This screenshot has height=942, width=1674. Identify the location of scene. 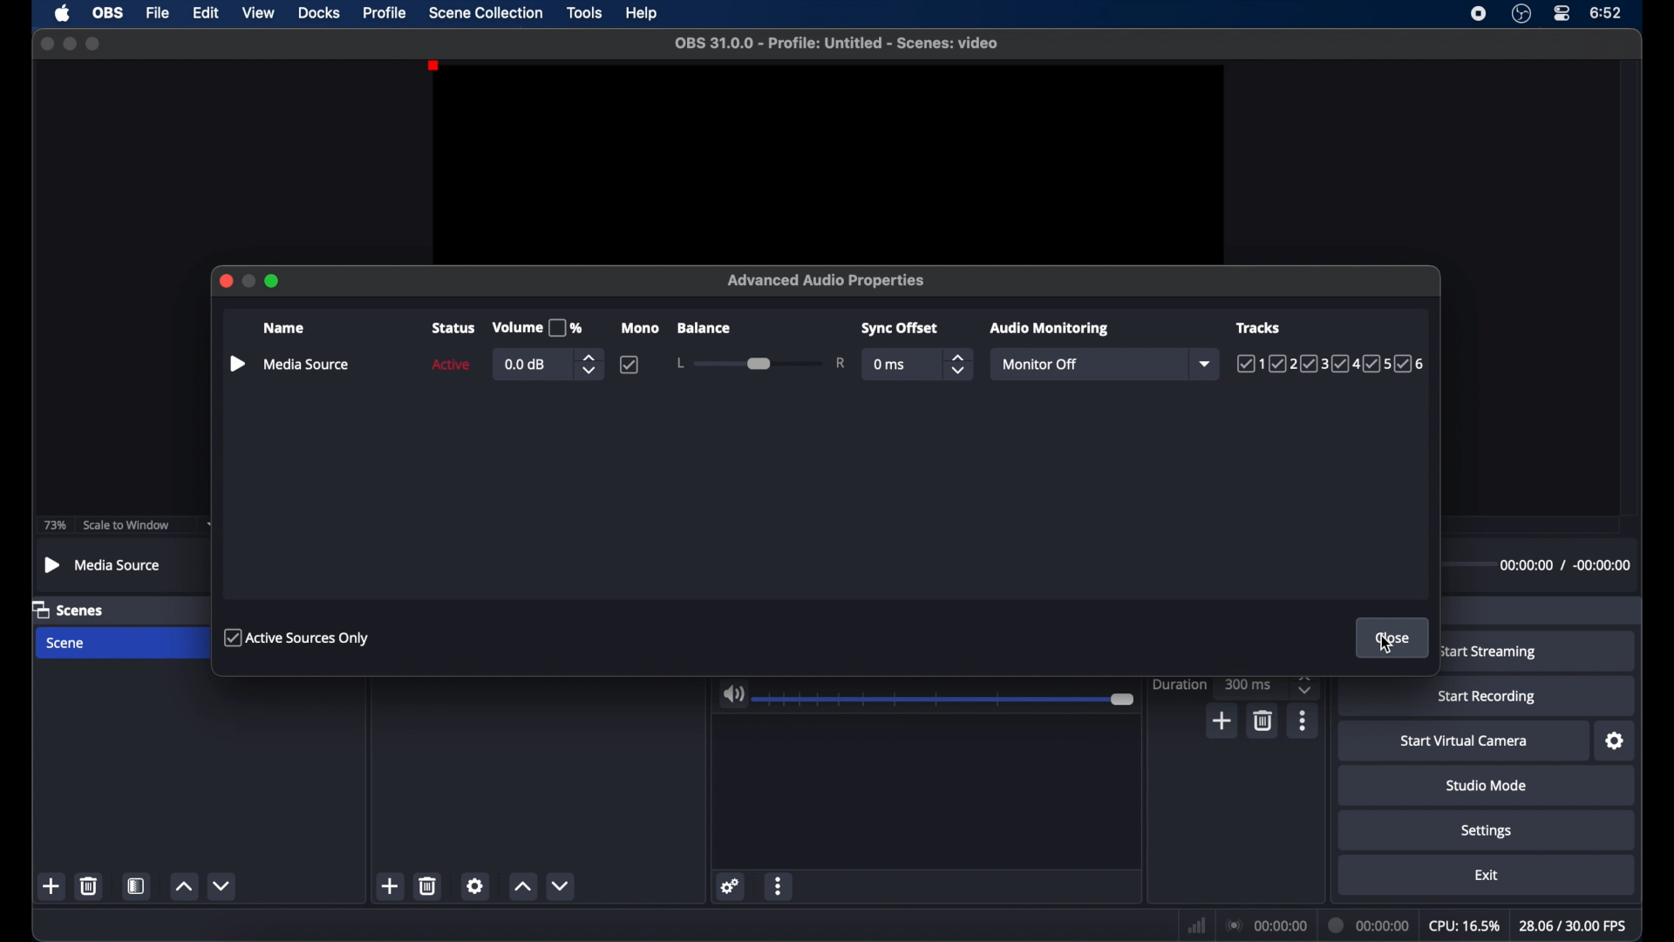
(67, 643).